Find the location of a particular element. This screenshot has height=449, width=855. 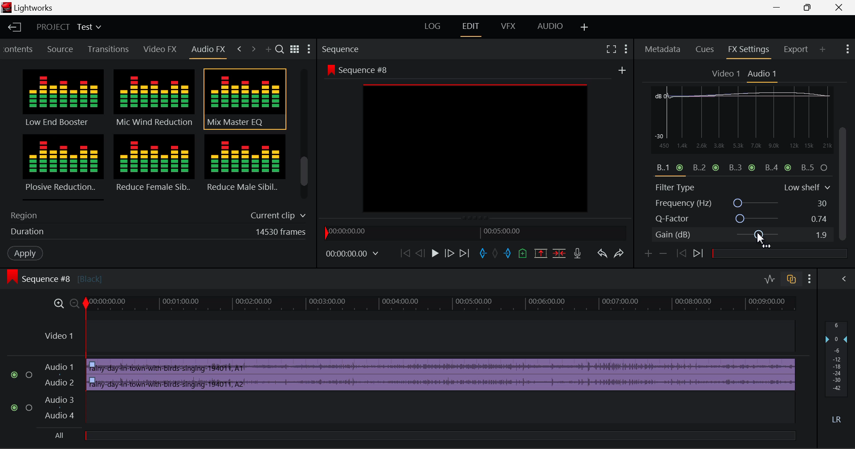

Sequence Section is located at coordinates (367, 48).